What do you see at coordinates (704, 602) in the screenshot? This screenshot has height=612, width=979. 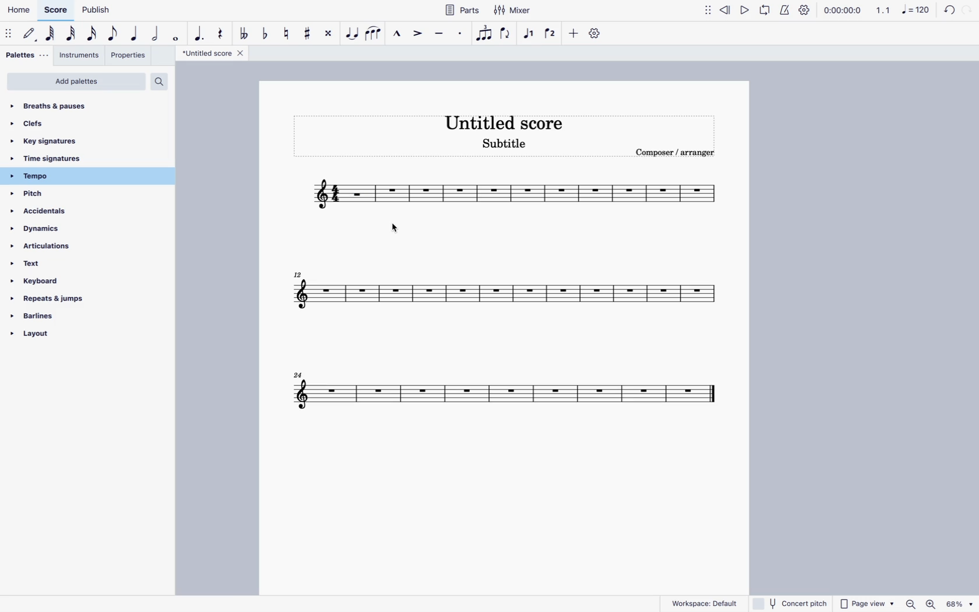 I see `workspace` at bounding box center [704, 602].